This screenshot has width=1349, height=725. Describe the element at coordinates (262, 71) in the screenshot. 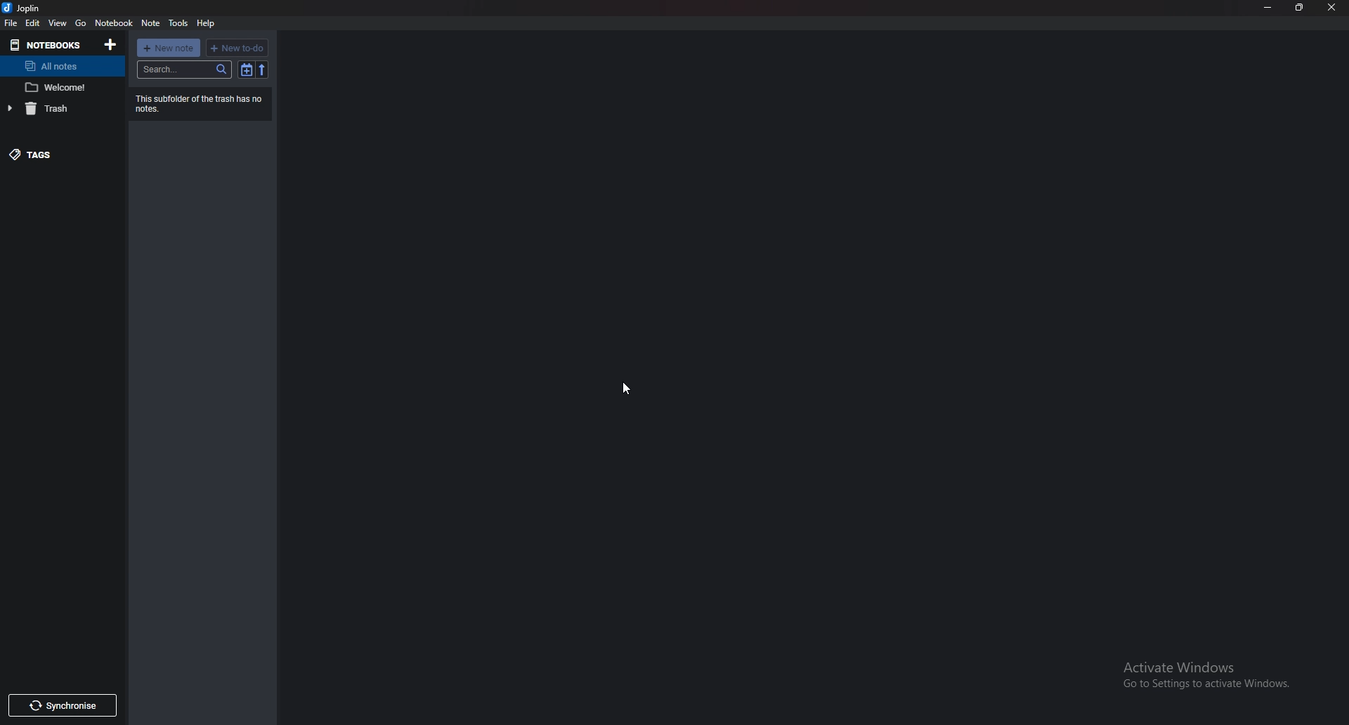

I see `reverse sort order` at that location.